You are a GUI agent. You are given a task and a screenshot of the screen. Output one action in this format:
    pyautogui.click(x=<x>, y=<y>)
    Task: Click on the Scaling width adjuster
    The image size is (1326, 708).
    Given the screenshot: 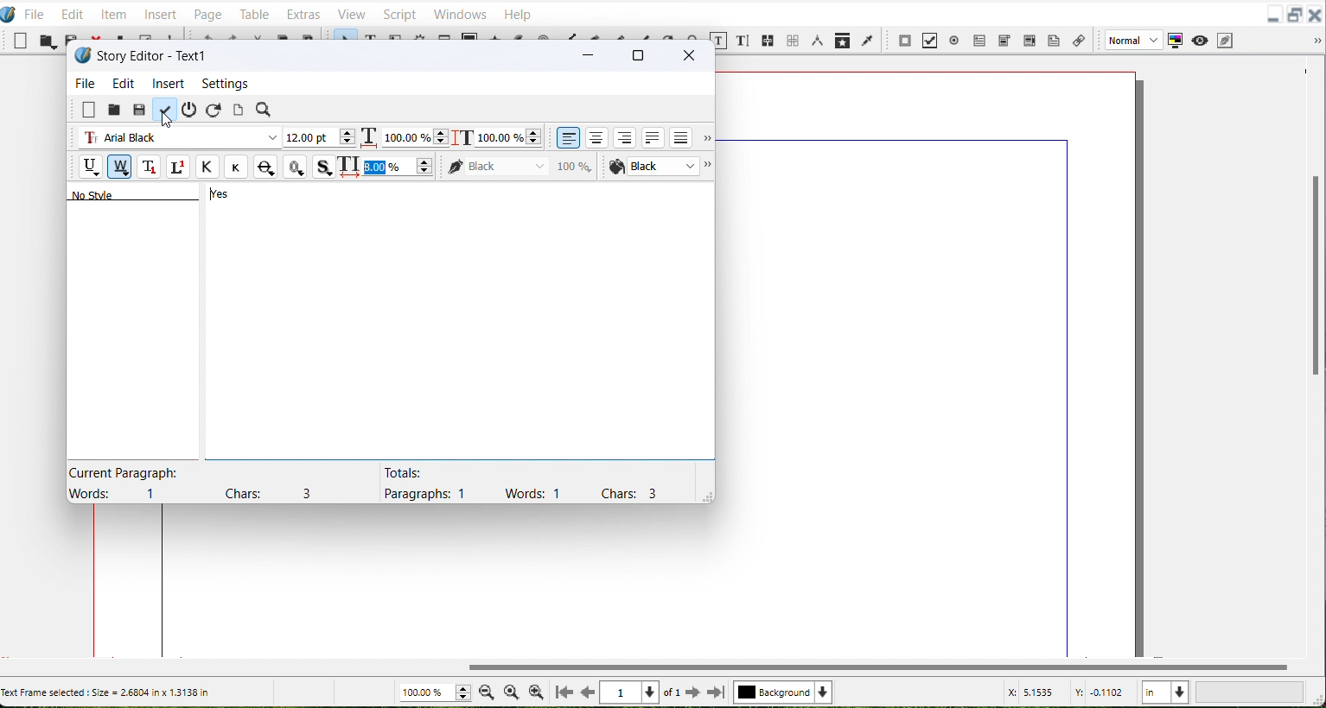 What is the action you would take?
    pyautogui.click(x=404, y=135)
    